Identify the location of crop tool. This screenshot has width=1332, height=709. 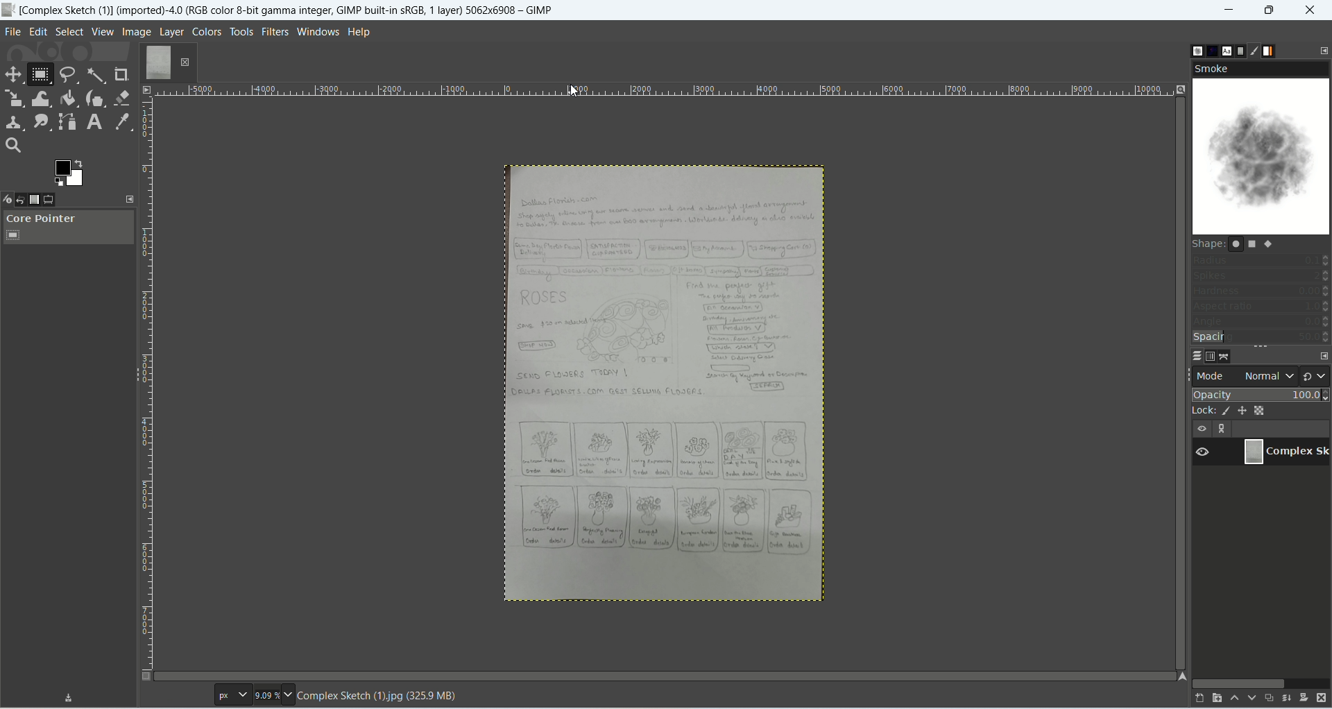
(119, 74).